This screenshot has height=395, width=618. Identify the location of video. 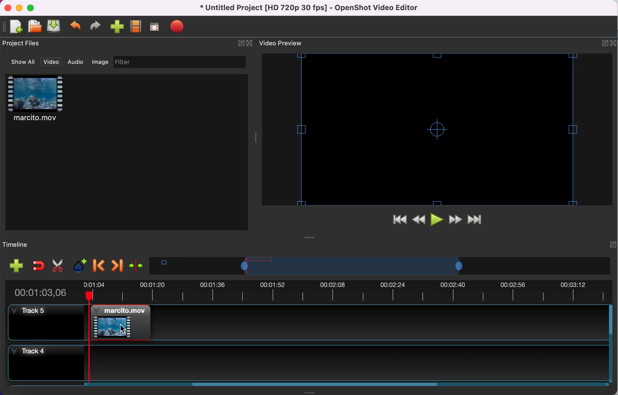
(41, 101).